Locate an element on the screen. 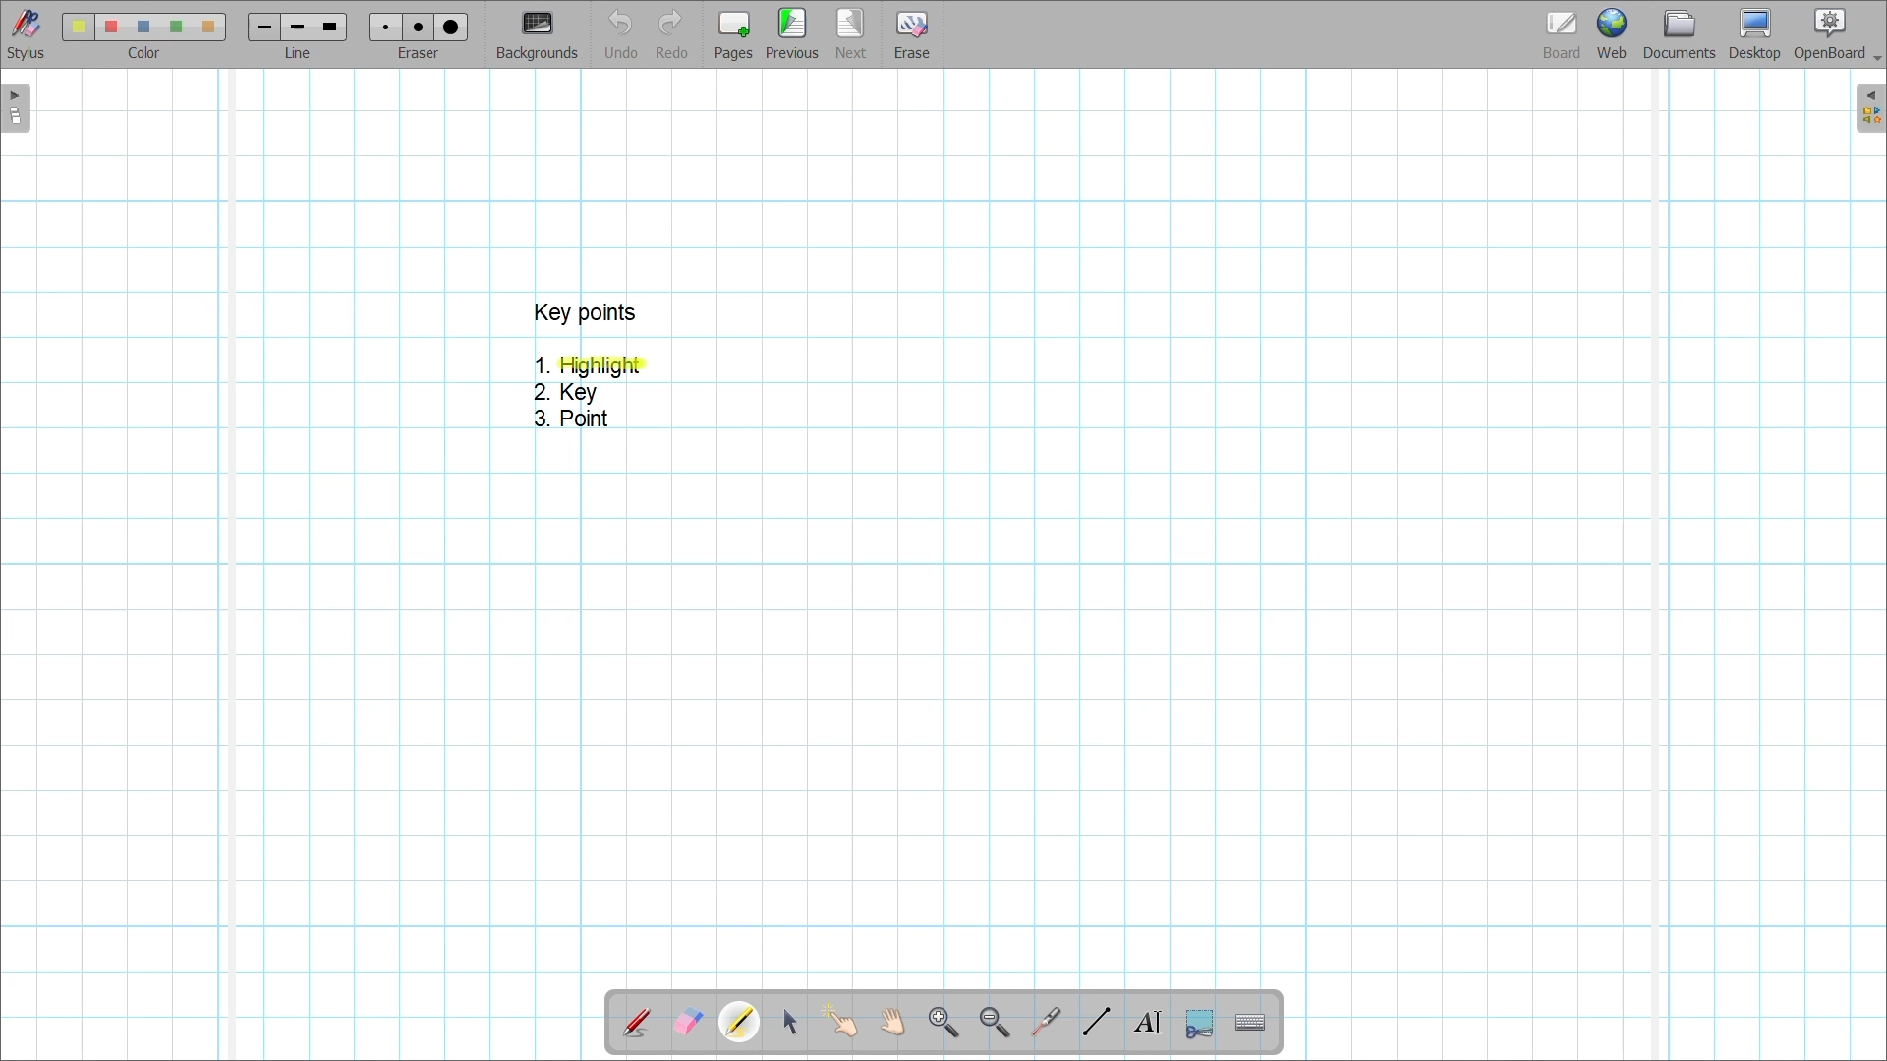 The height and width of the screenshot is (1061, 1887). Change background is located at coordinates (537, 34).